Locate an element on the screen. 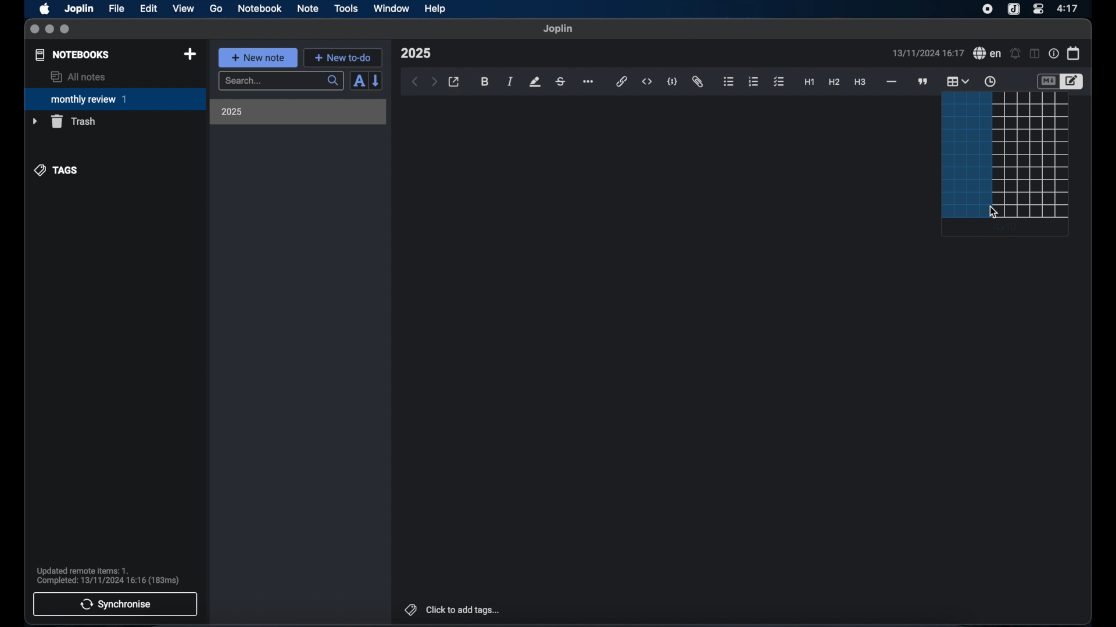  spel check is located at coordinates (988, 53).